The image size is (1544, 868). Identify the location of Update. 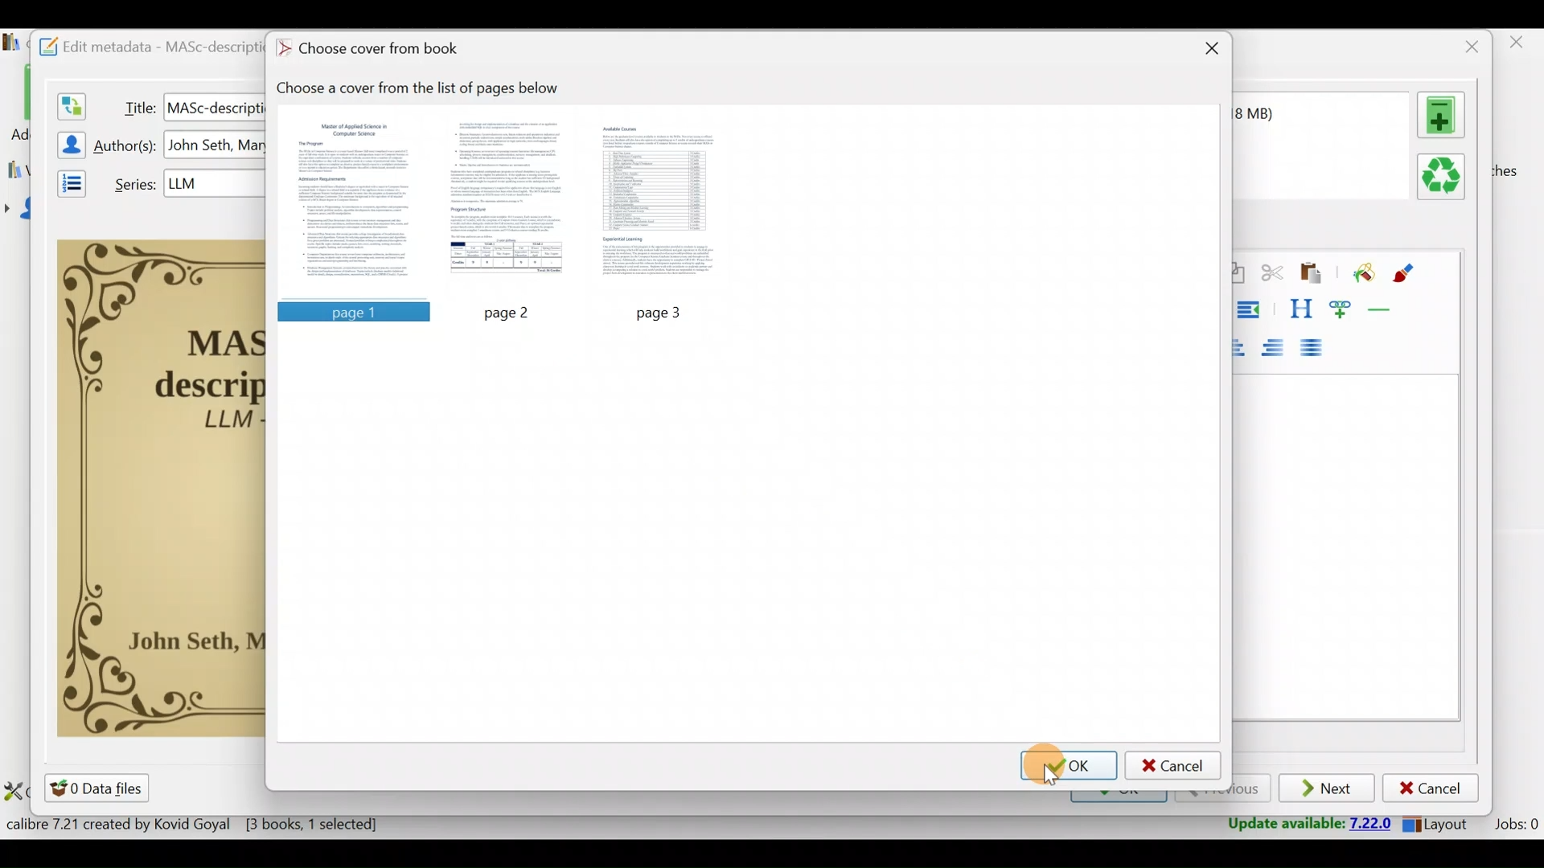
(1304, 825).